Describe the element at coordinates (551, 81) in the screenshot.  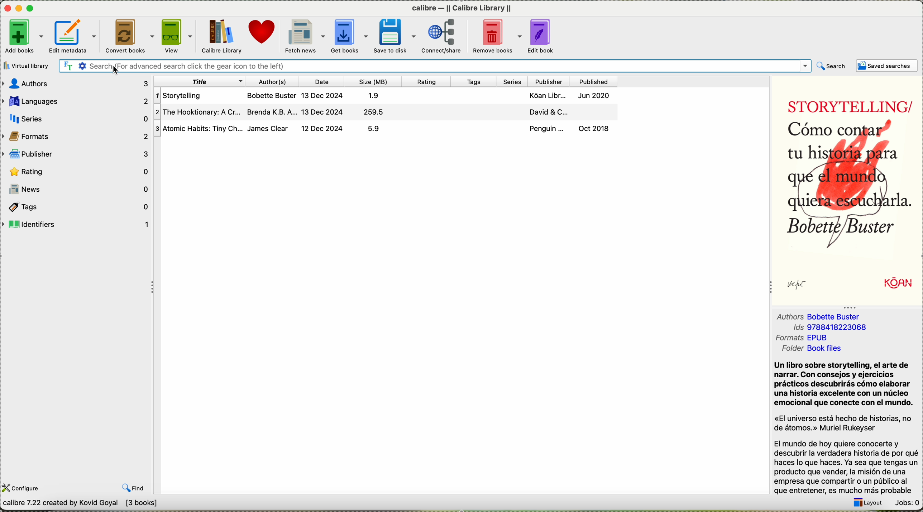
I see `publisher` at that location.